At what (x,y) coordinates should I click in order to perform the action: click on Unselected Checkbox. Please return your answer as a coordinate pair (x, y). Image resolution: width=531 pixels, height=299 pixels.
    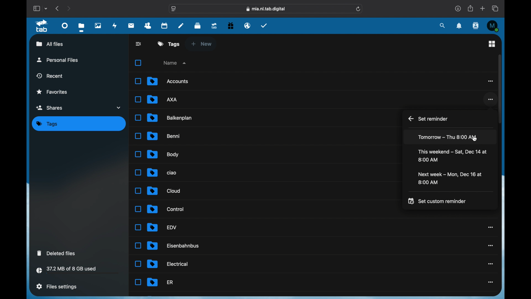
    Looking at the image, I should click on (138, 282).